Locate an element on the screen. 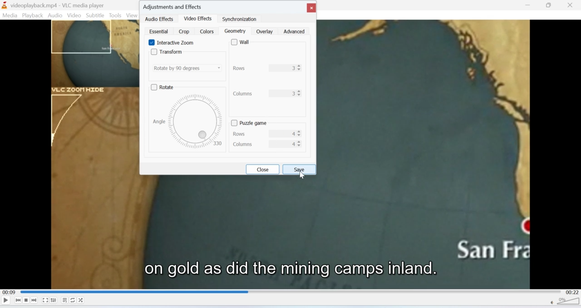 Image resolution: width=581 pixels, height=308 pixels. Loop is located at coordinates (73, 300).